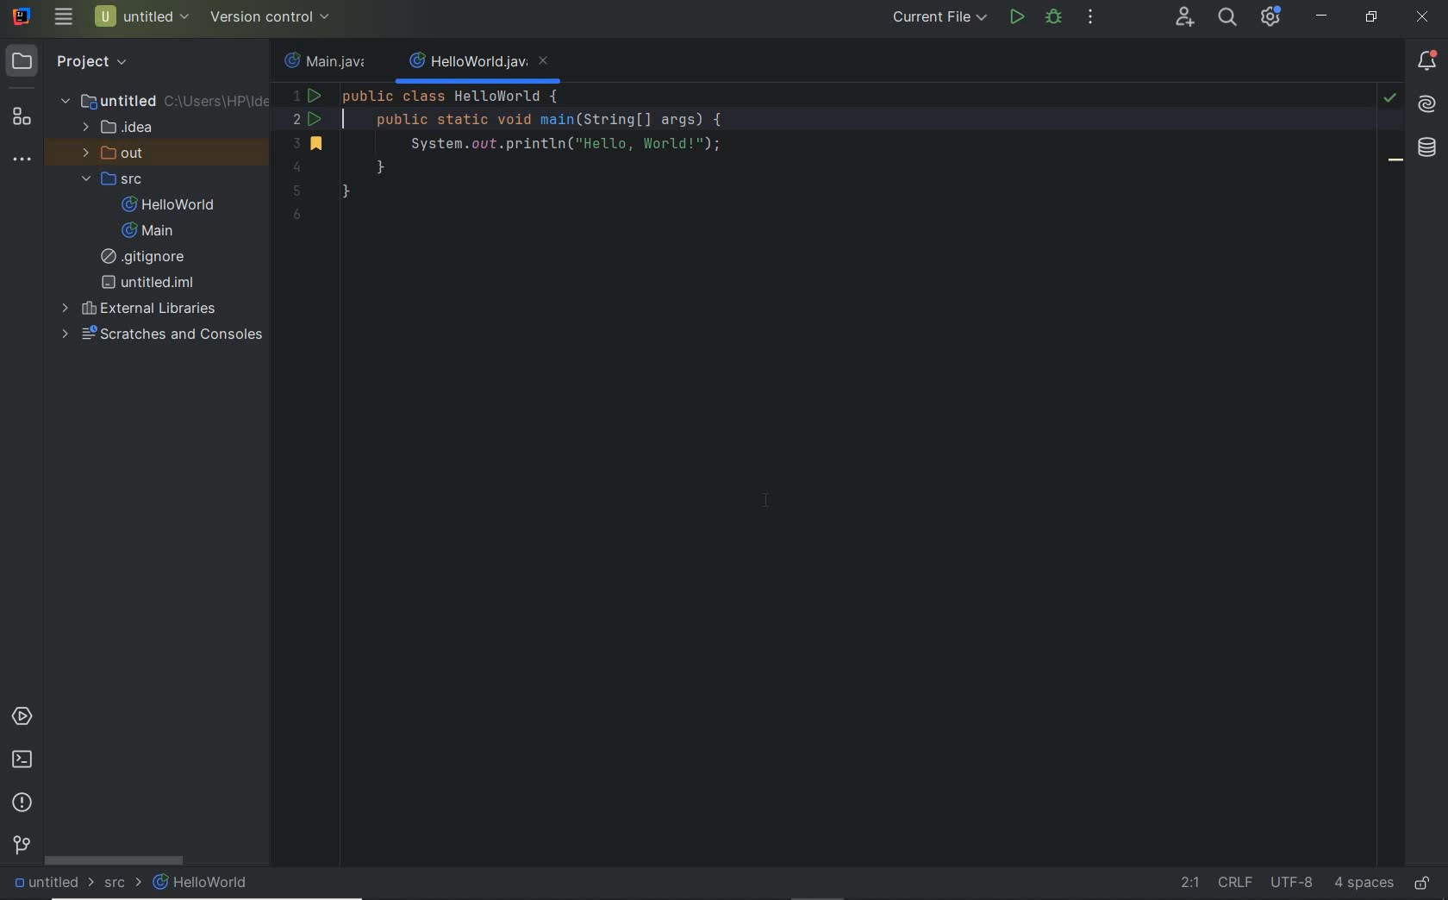  I want to click on run/debug configurations, so click(942, 17).